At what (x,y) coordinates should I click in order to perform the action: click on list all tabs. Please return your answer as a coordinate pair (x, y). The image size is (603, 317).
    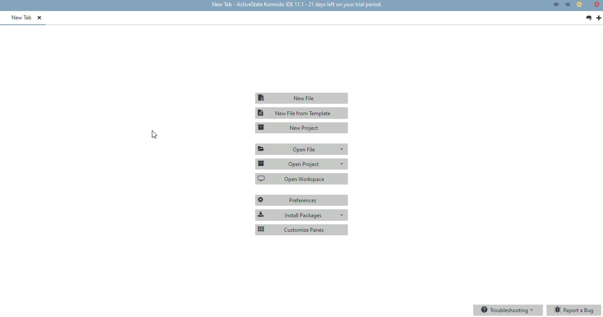
    Looking at the image, I should click on (588, 18).